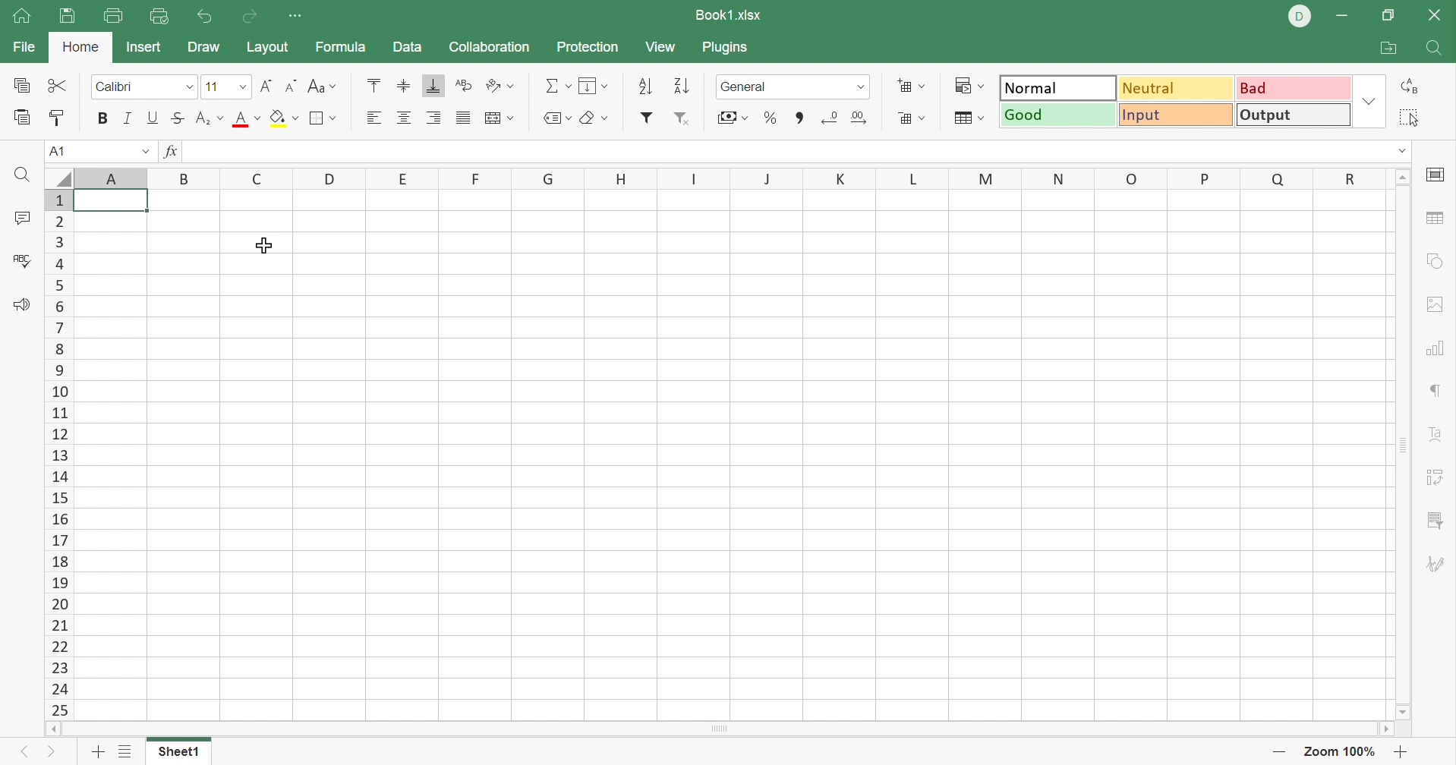  Describe the element at coordinates (731, 118) in the screenshot. I see `Accounting style` at that location.